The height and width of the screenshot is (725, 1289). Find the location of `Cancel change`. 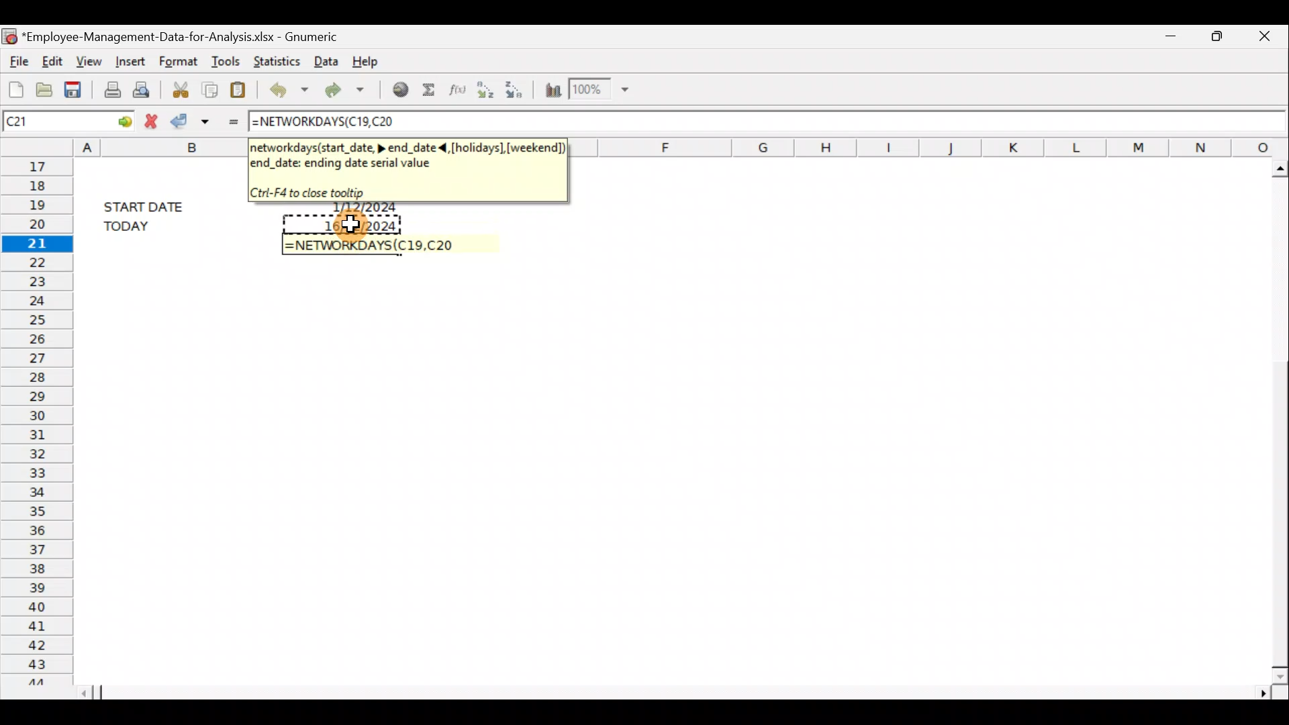

Cancel change is located at coordinates (150, 120).